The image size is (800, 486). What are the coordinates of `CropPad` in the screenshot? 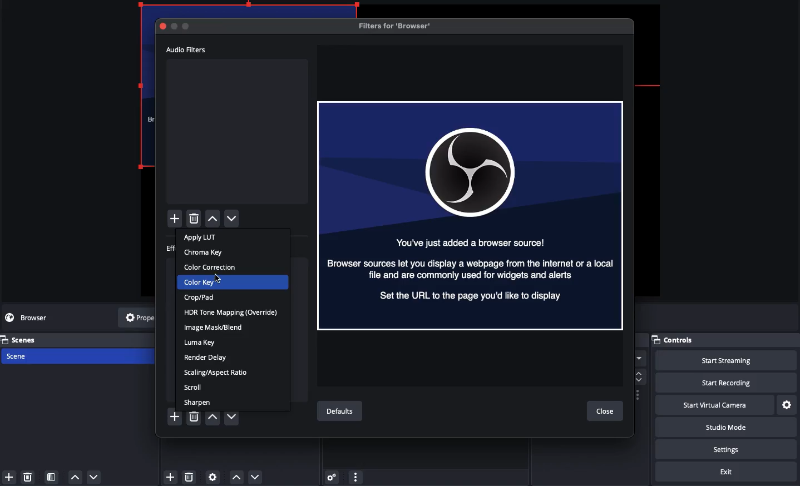 It's located at (200, 297).